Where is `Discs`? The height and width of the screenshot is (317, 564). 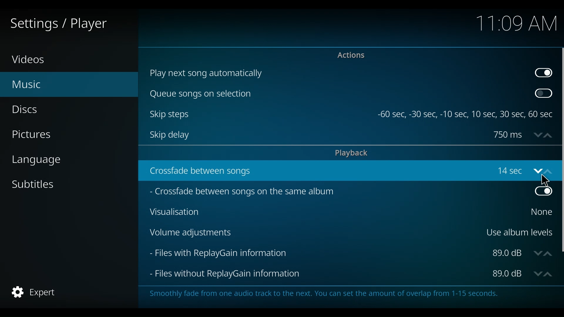
Discs is located at coordinates (27, 110).